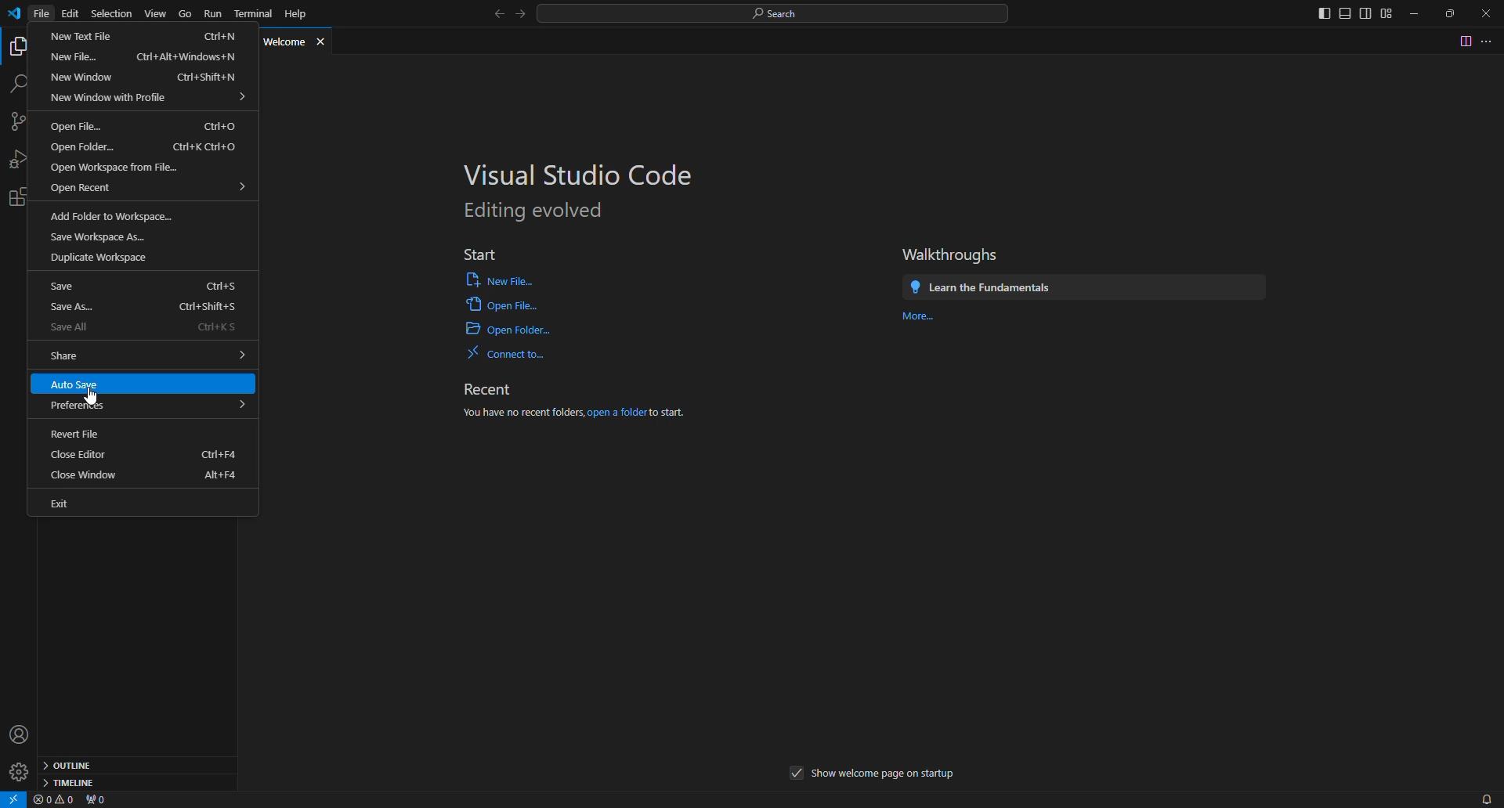  Describe the element at coordinates (297, 13) in the screenshot. I see `help` at that location.